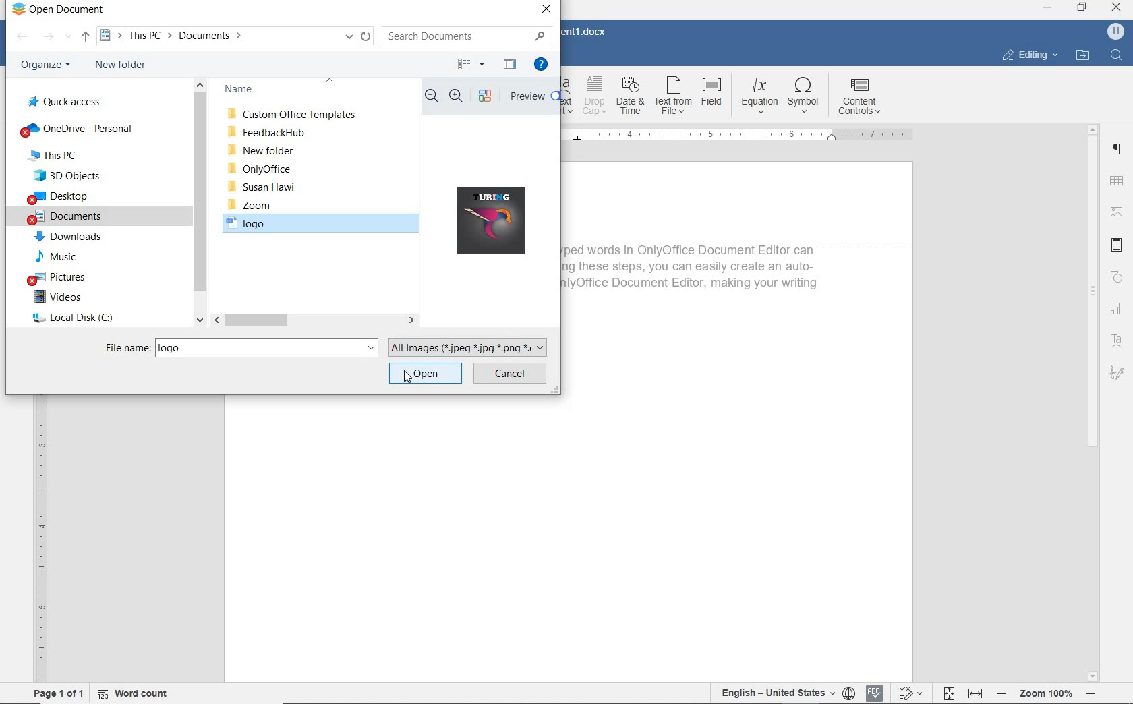 Image resolution: width=1133 pixels, height=704 pixels. Describe the element at coordinates (293, 90) in the screenshot. I see `FOLDER NAMES` at that location.